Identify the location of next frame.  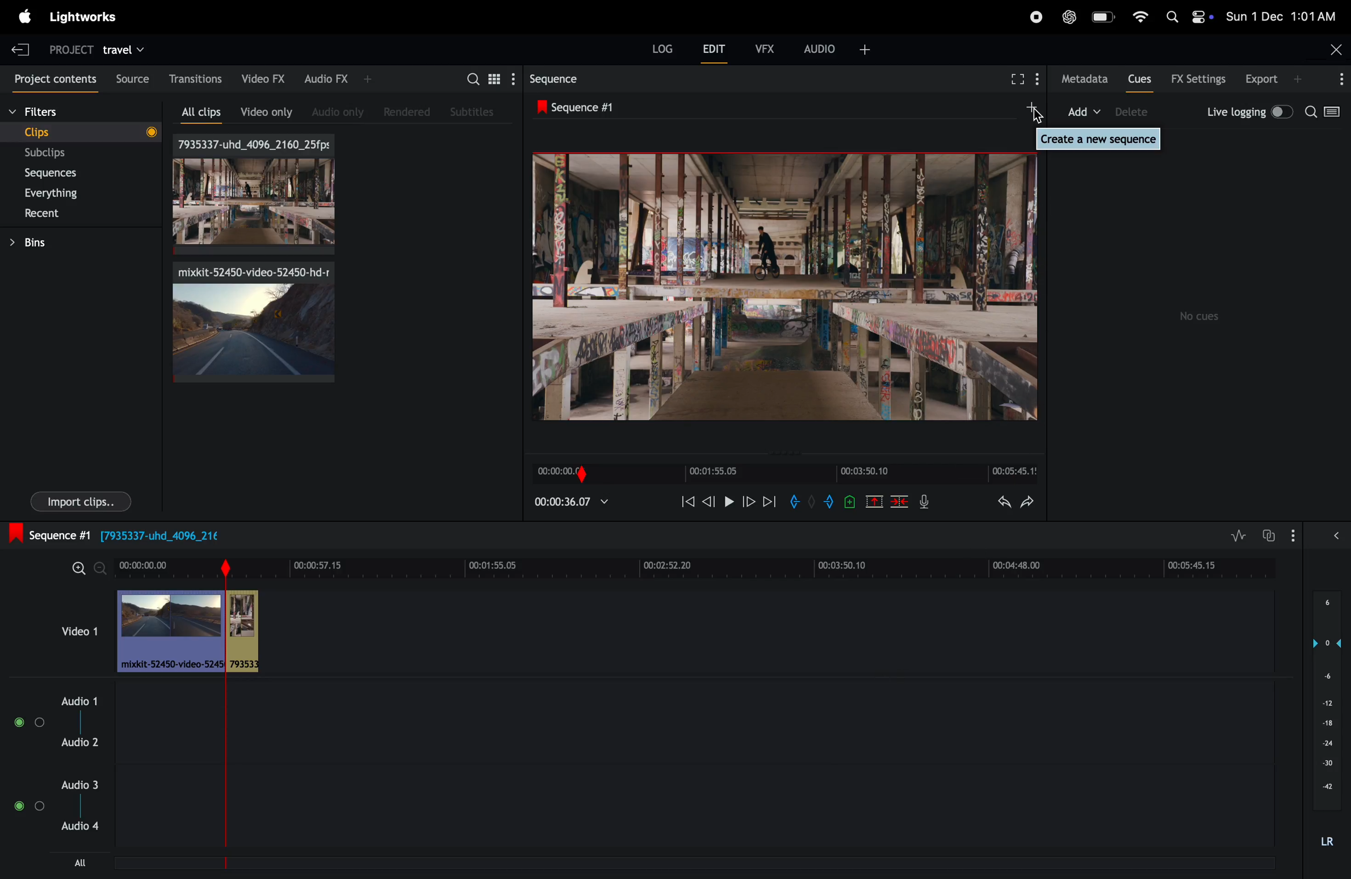
(769, 501).